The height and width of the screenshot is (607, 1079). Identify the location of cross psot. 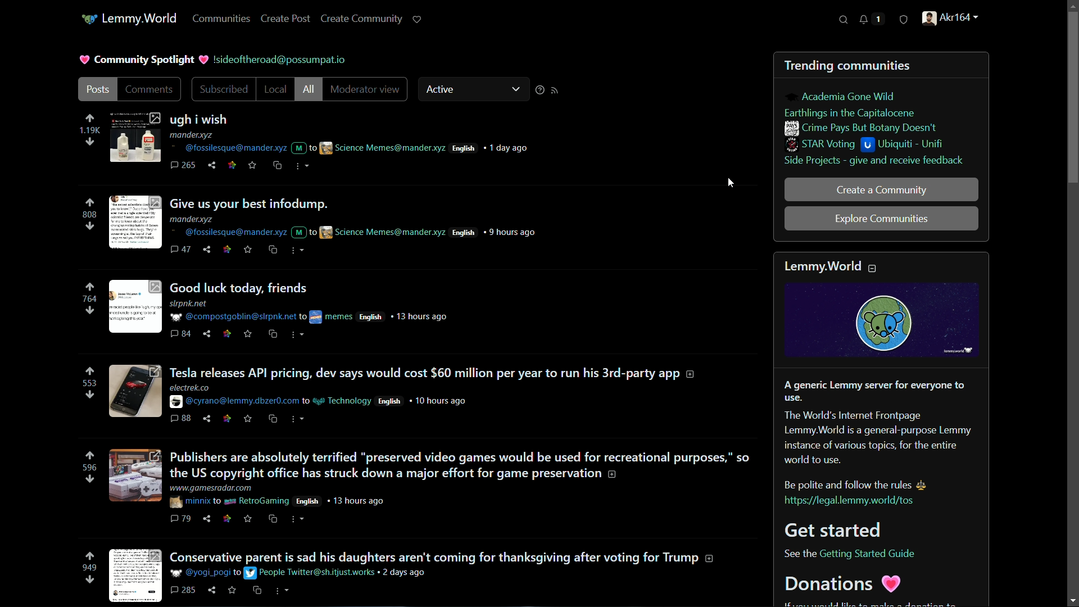
(274, 419).